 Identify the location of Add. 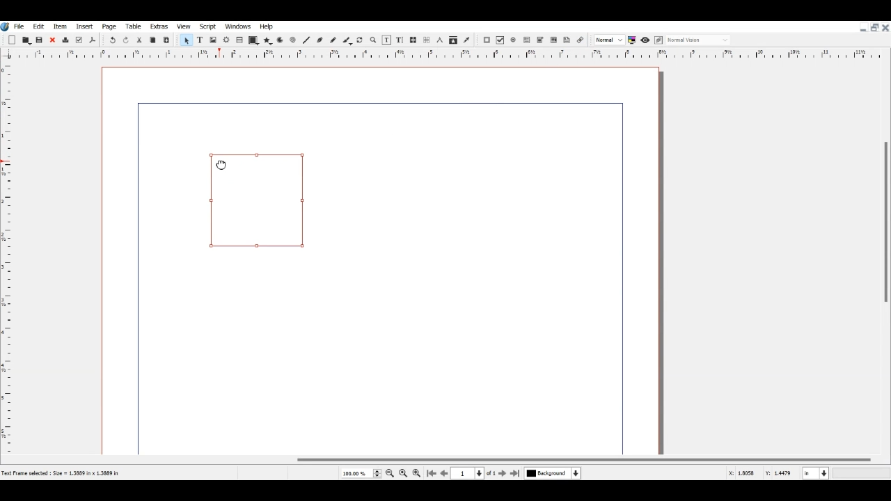
(12, 40).